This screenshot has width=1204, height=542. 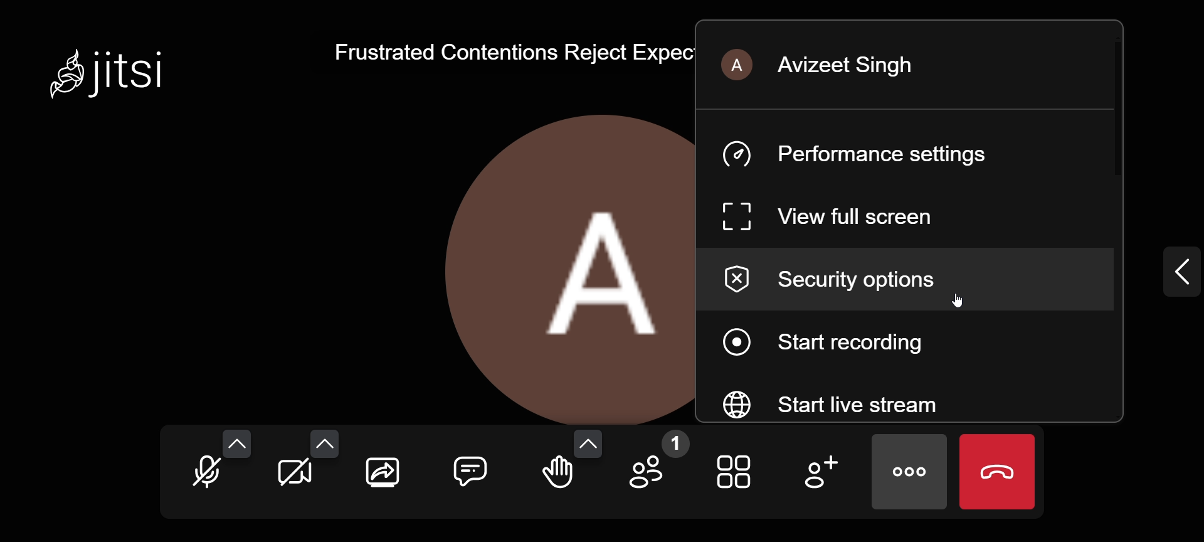 I want to click on Jitsi, so click(x=116, y=70).